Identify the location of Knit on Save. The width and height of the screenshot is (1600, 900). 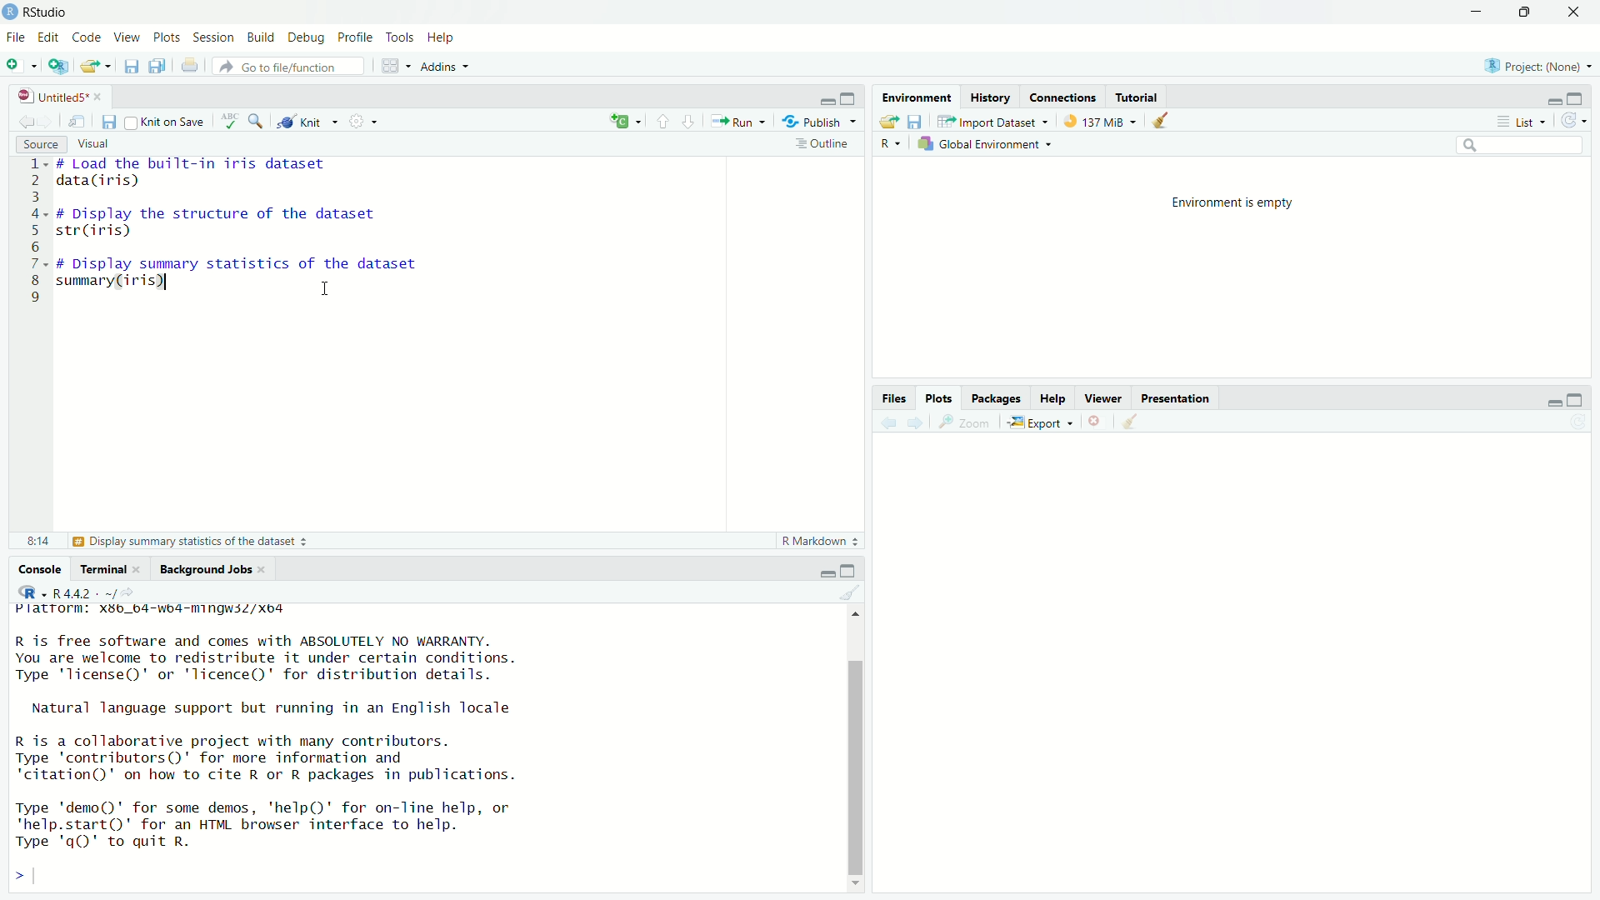
(165, 122).